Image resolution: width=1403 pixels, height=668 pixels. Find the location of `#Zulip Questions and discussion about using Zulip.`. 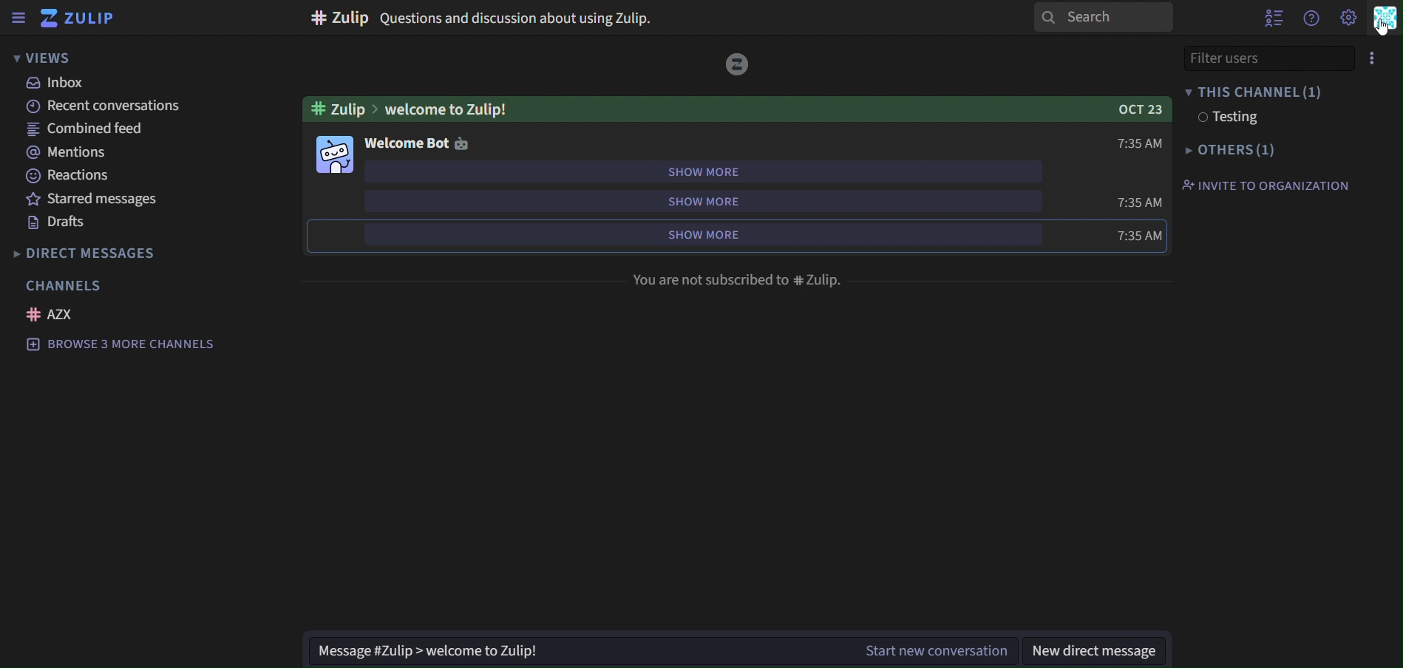

#Zulip Questions and discussion about using Zulip. is located at coordinates (487, 18).